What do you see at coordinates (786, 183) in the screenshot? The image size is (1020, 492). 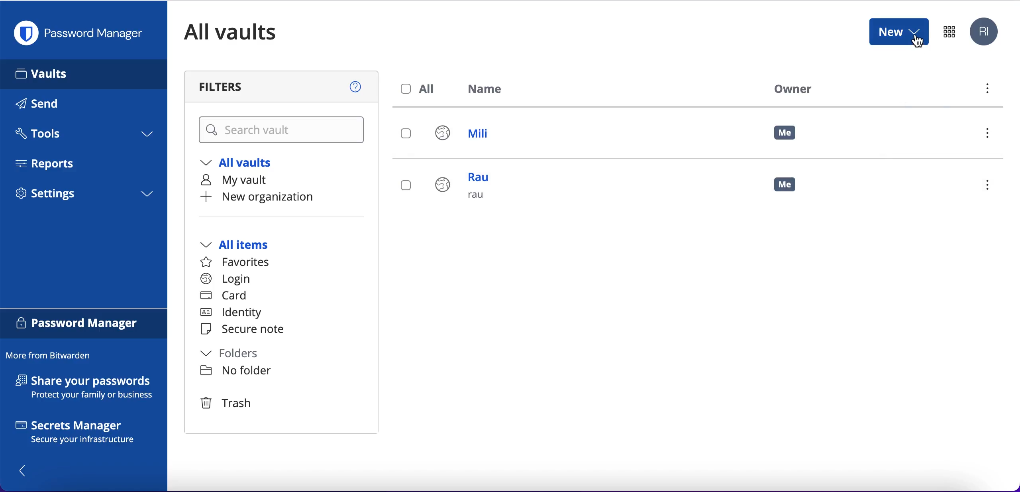 I see `me` at bounding box center [786, 183].